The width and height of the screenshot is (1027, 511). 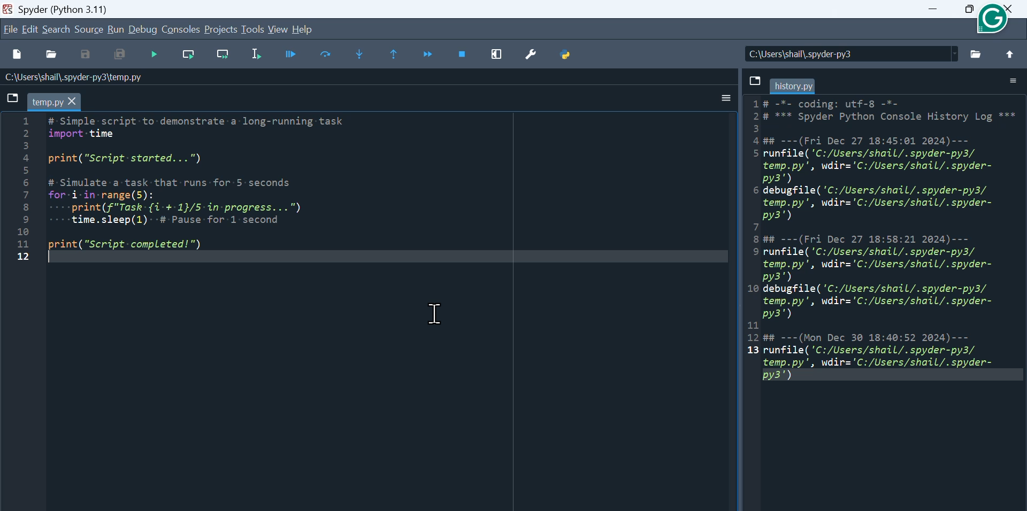 What do you see at coordinates (278, 28) in the screenshot?
I see `view` at bounding box center [278, 28].